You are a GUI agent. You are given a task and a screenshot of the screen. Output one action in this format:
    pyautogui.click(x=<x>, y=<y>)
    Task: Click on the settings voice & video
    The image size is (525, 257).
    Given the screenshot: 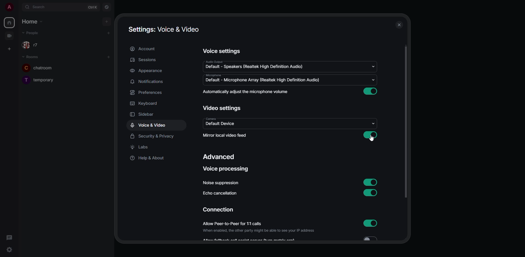 What is the action you would take?
    pyautogui.click(x=163, y=29)
    